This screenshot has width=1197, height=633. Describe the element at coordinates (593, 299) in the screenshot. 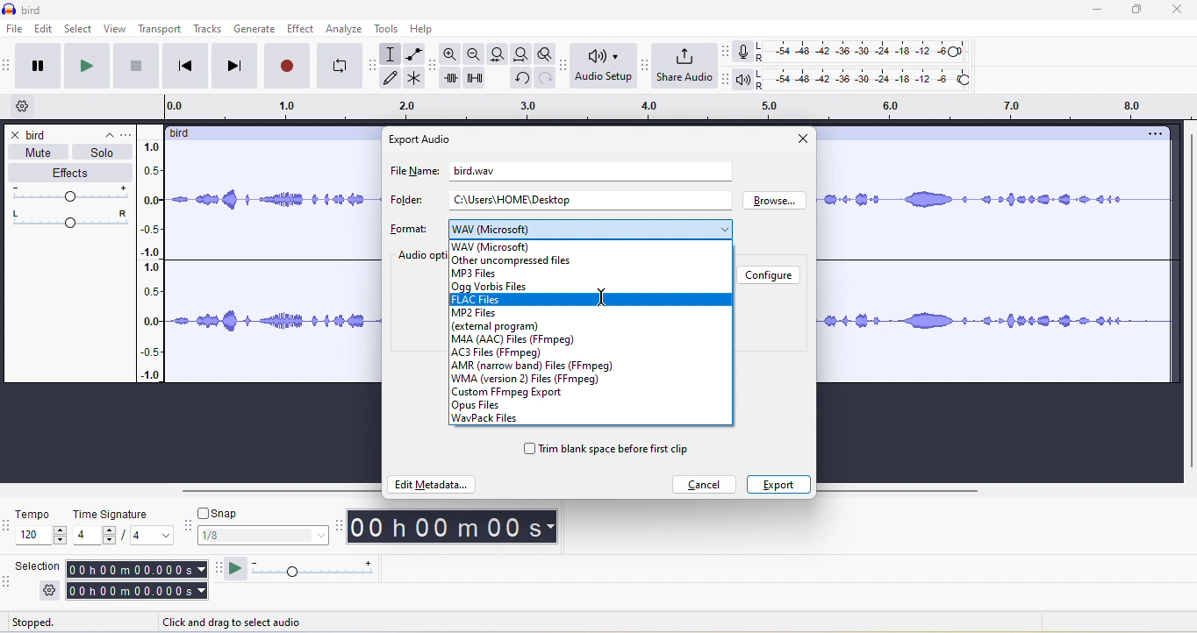

I see `flac files` at that location.